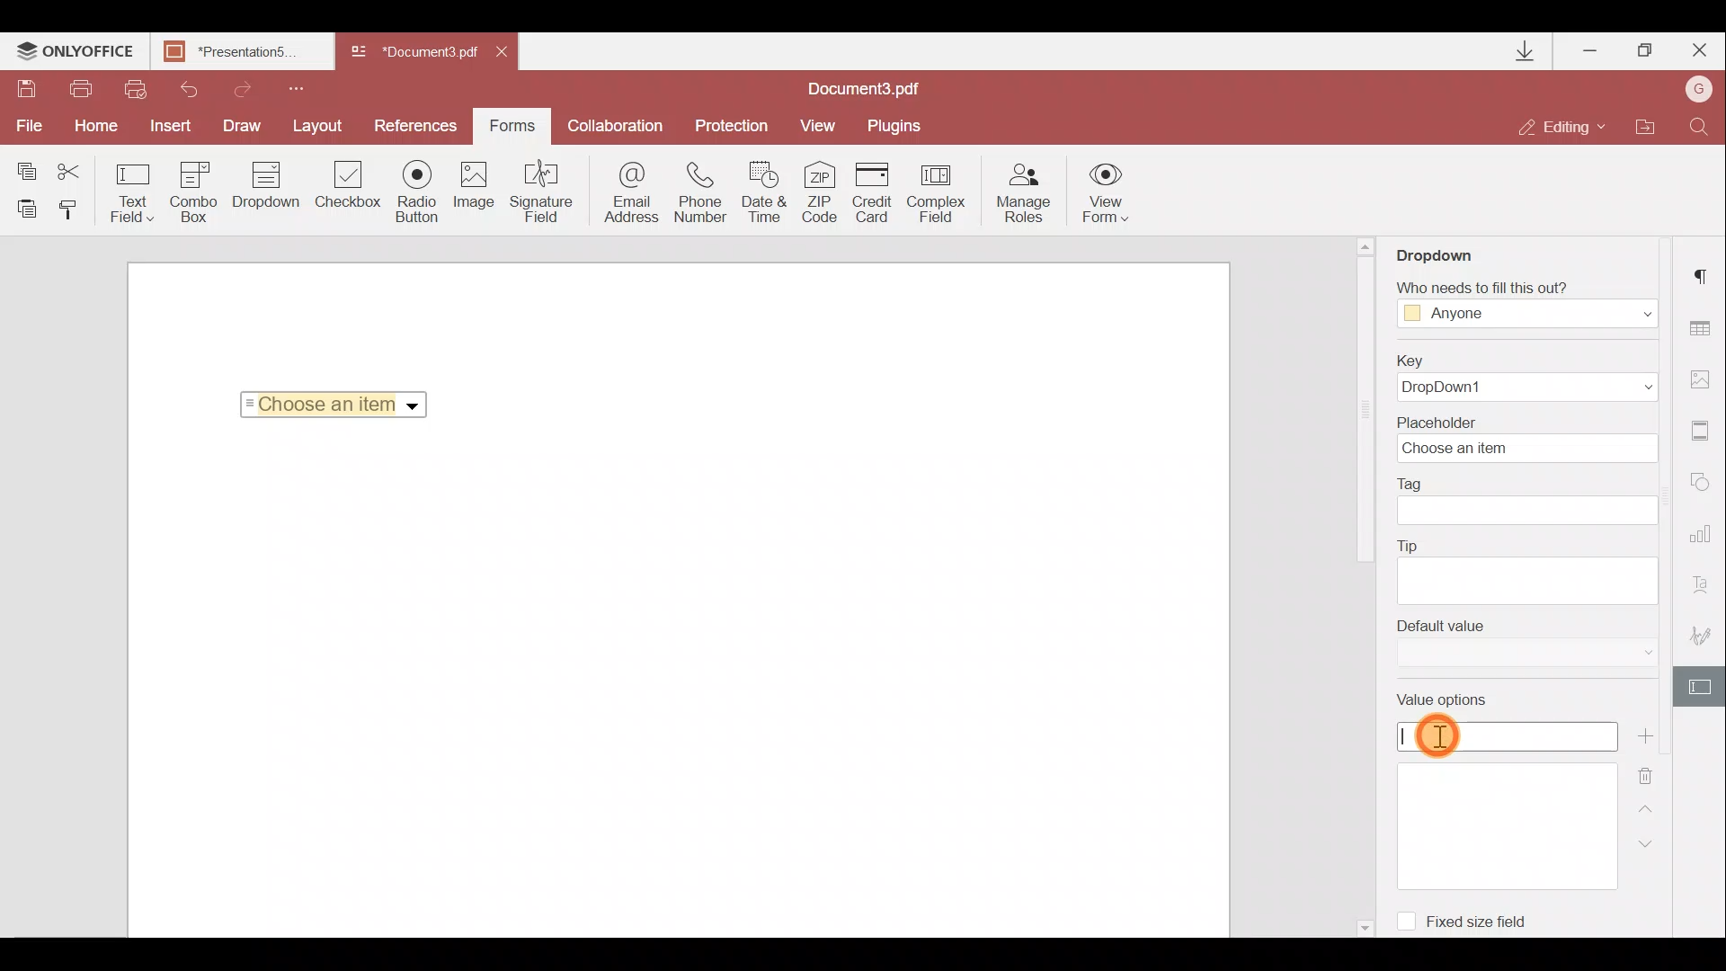 Image resolution: width=1726 pixels, height=971 pixels. I want to click on Open file location, so click(1644, 129).